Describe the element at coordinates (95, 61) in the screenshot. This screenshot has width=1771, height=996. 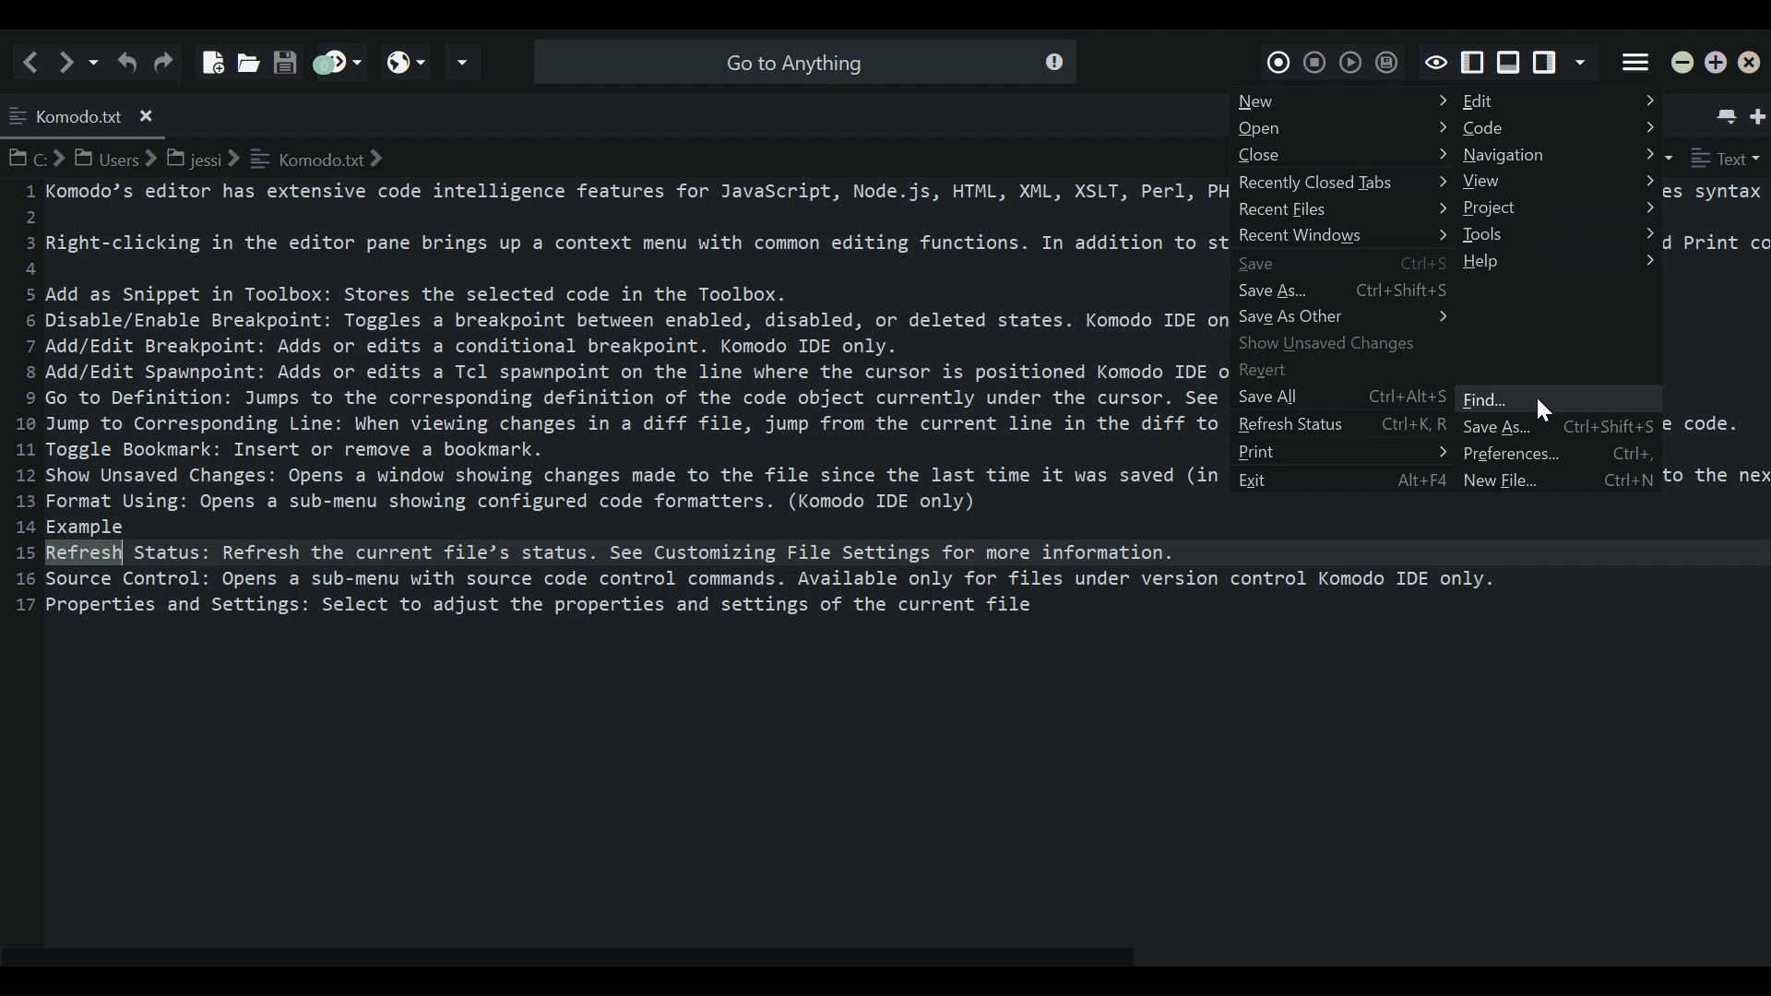
I see `Recent locations` at that location.